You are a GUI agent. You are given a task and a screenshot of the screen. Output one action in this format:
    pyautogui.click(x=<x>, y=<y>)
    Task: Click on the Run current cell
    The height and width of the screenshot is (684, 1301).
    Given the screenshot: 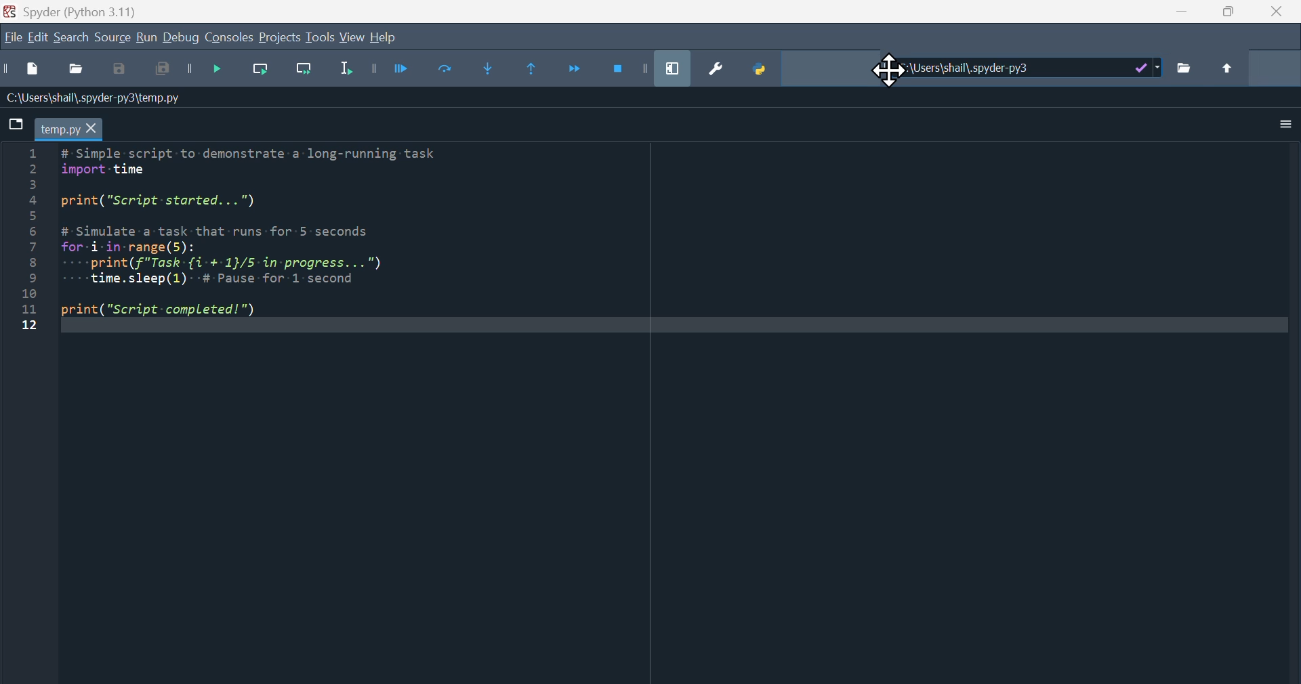 What is the action you would take?
    pyautogui.click(x=454, y=71)
    